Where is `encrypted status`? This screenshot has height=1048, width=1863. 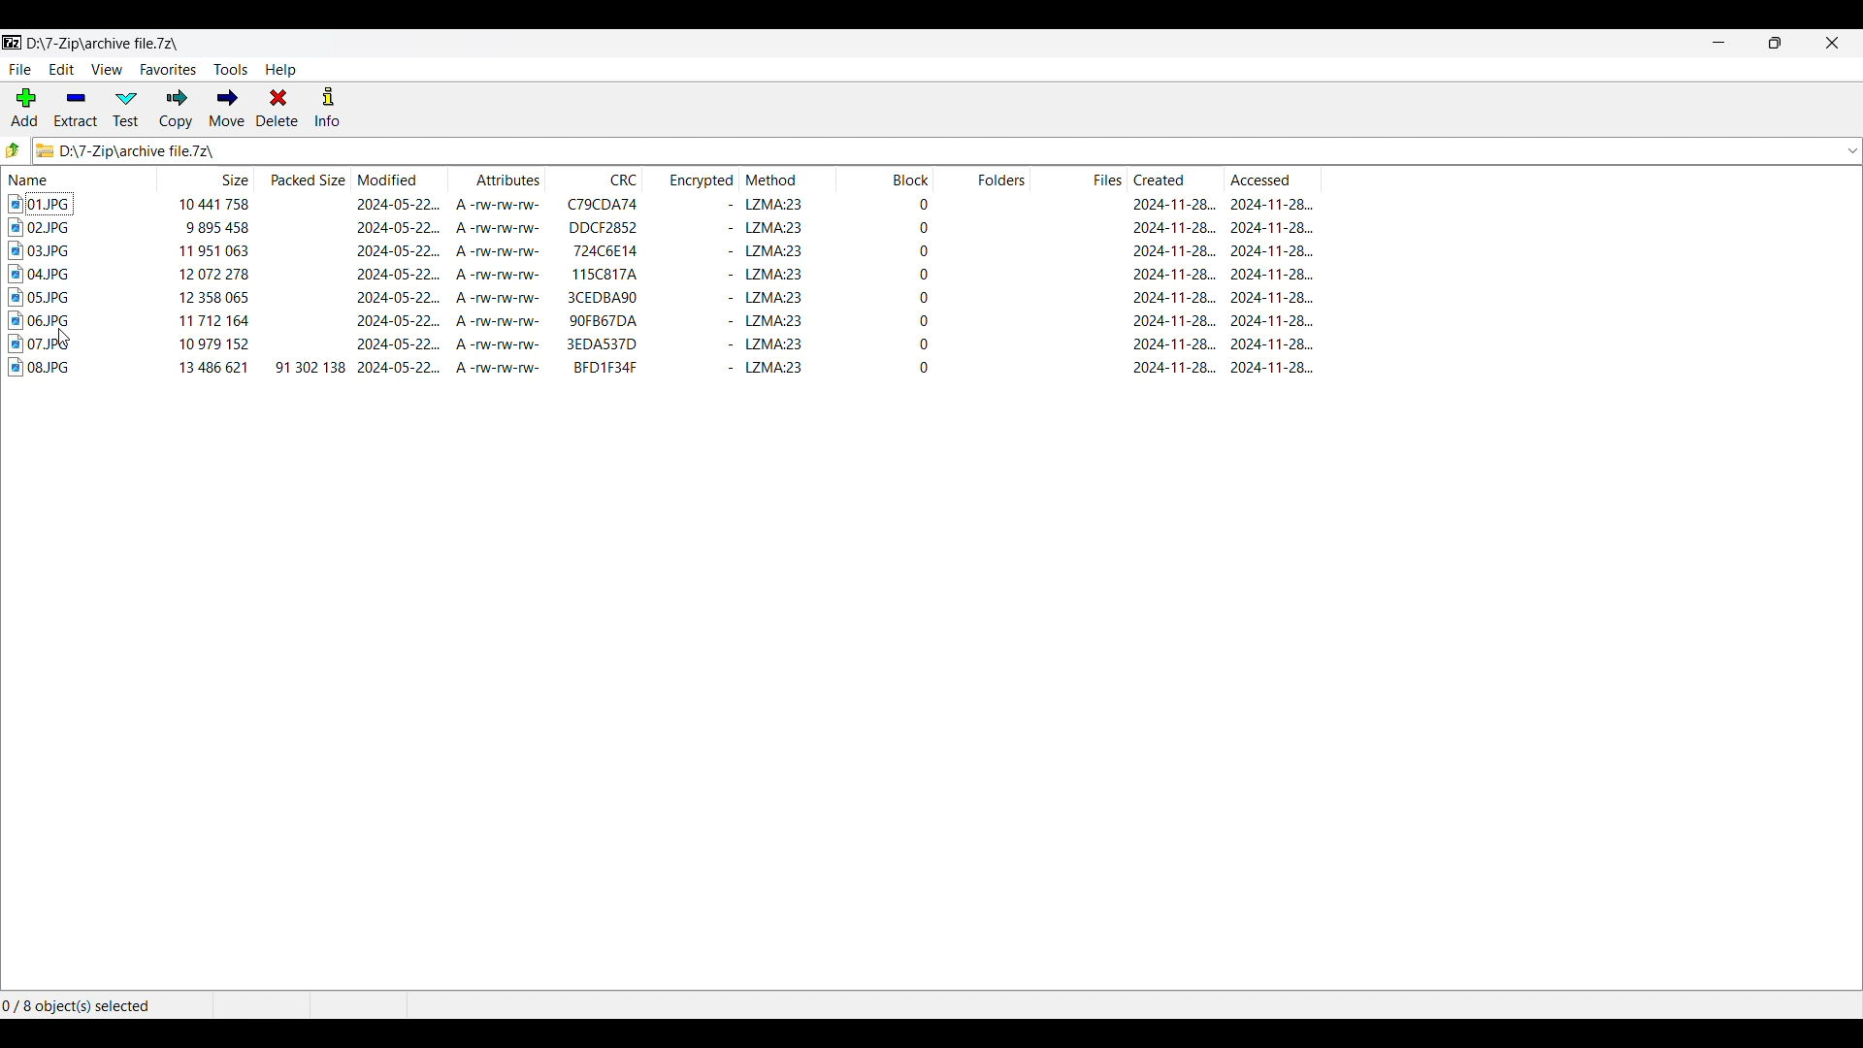 encrypted status is located at coordinates (727, 321).